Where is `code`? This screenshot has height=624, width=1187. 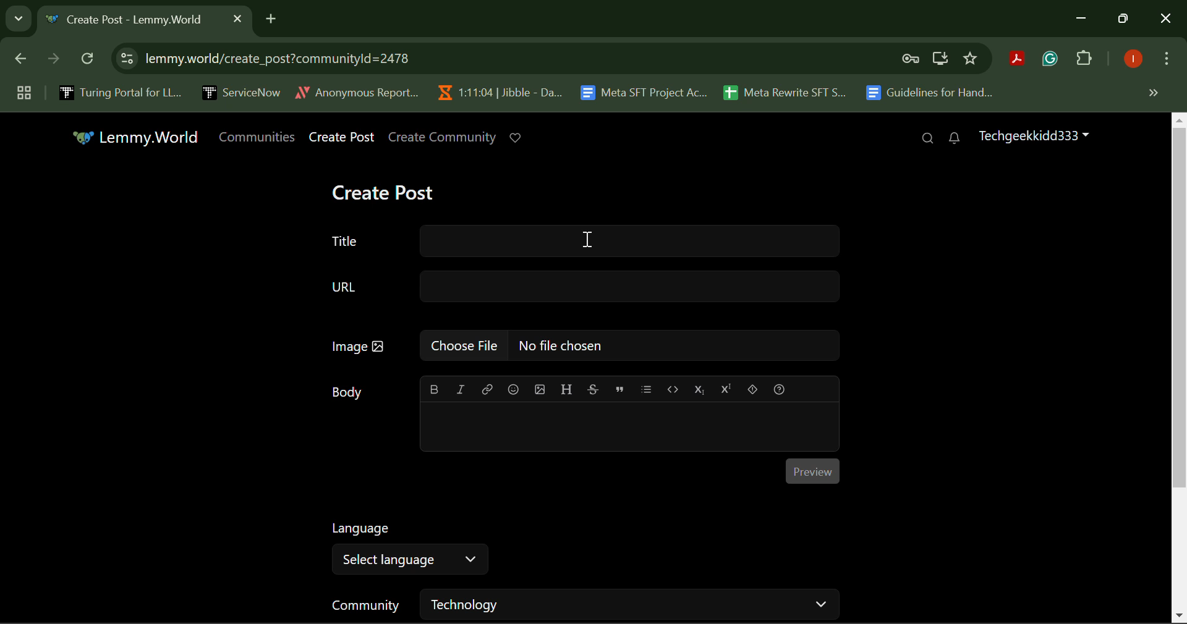
code is located at coordinates (671, 388).